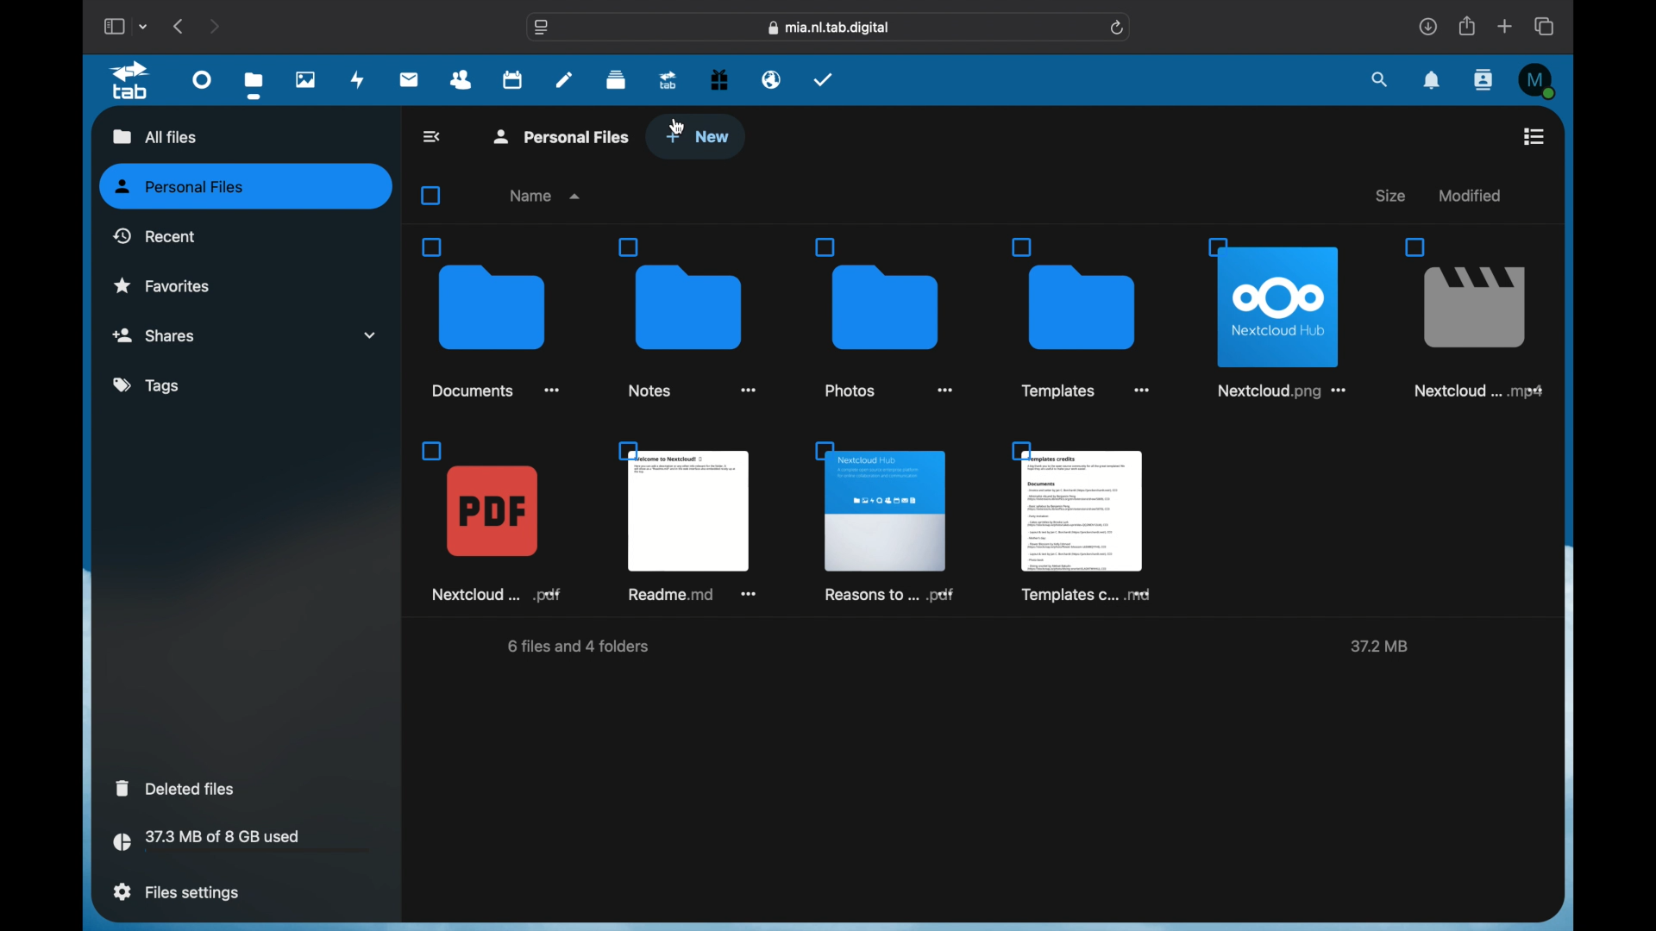 Image resolution: width=1656 pixels, height=931 pixels. Describe the element at coordinates (1468, 195) in the screenshot. I see `modified` at that location.